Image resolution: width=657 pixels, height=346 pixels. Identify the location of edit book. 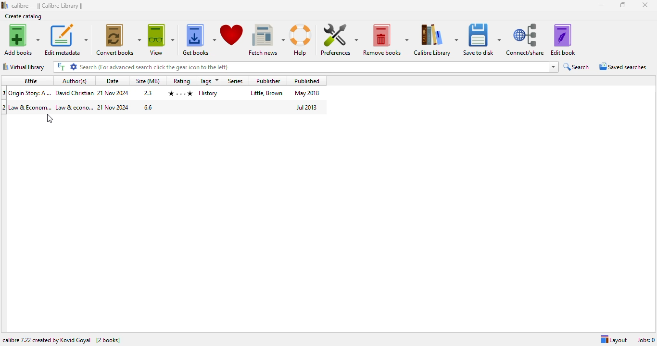
(563, 39).